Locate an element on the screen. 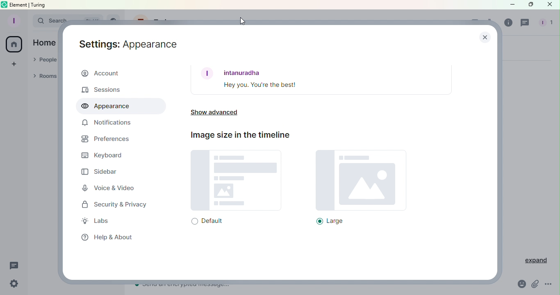 The image size is (560, 295). Scroll bar is located at coordinates (496, 166).